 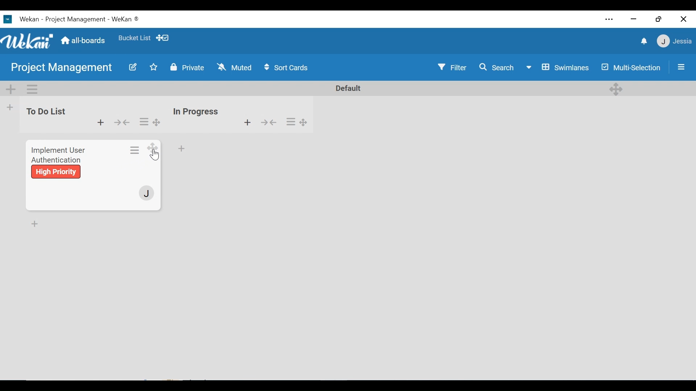 I want to click on edit, so click(x=132, y=67).